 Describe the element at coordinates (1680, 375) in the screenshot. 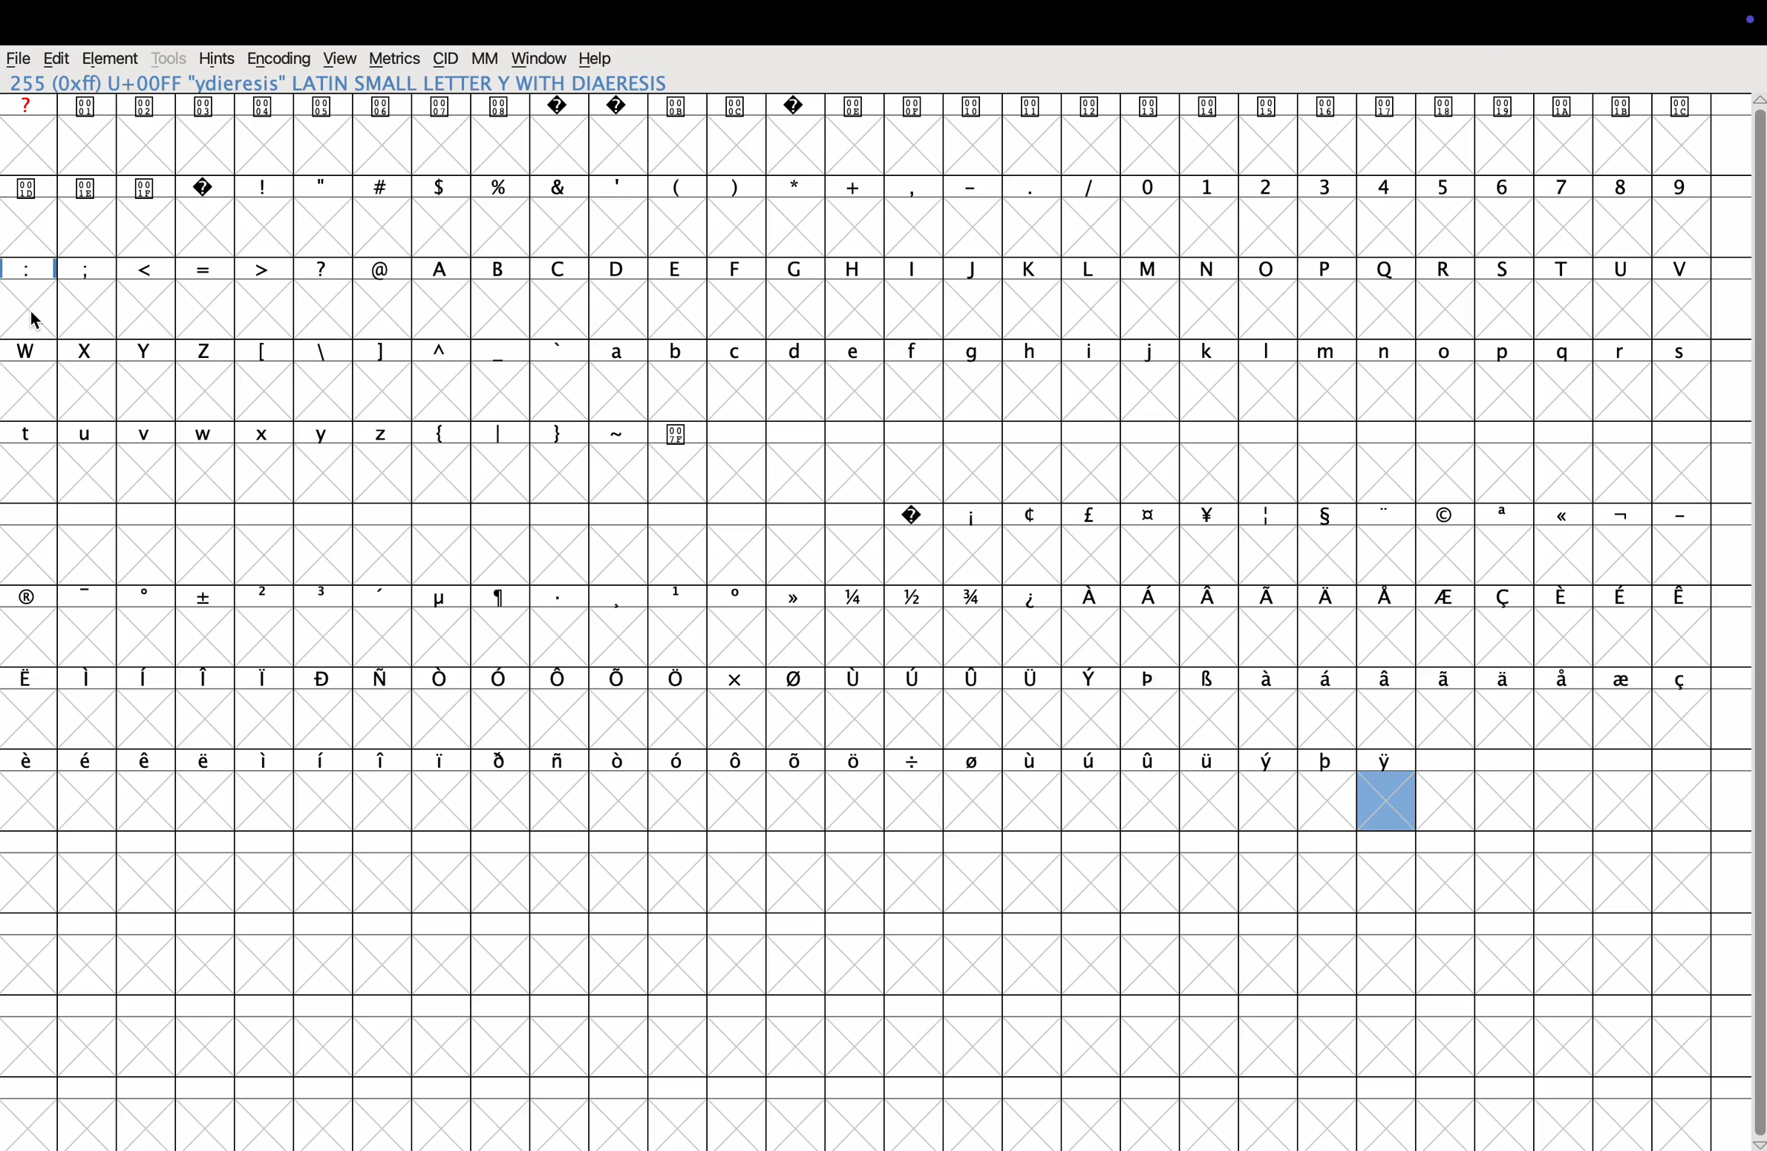

I see `s` at that location.